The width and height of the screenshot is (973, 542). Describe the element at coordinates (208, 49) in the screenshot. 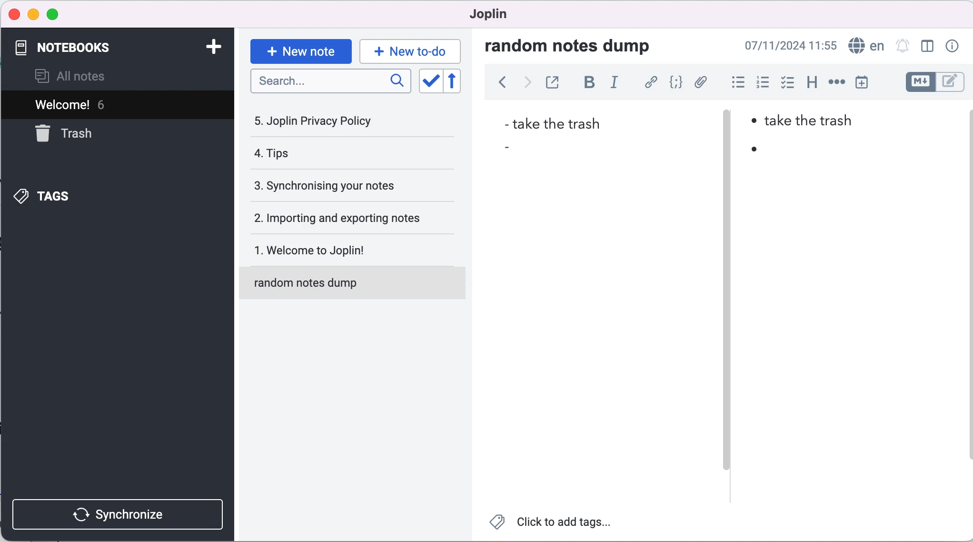

I see `add notebook` at that location.